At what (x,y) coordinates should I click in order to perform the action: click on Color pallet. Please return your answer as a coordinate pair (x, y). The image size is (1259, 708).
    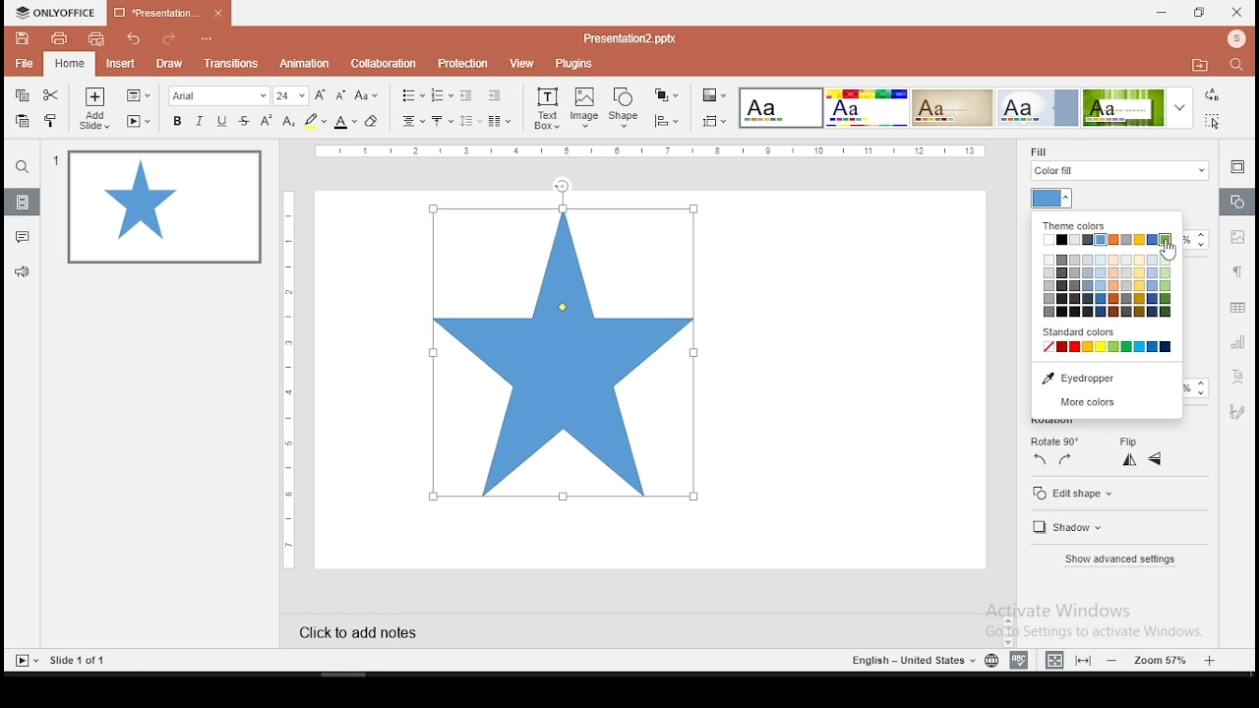
    Looking at the image, I should click on (1109, 288).